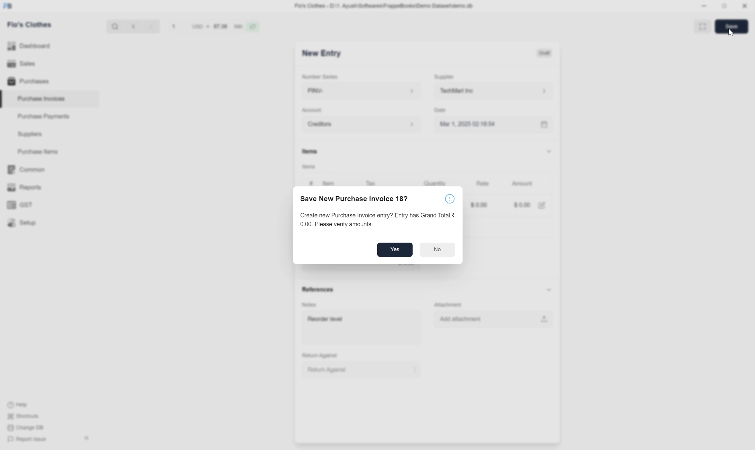 The height and width of the screenshot is (450, 755). I want to click on cursor, so click(730, 33).